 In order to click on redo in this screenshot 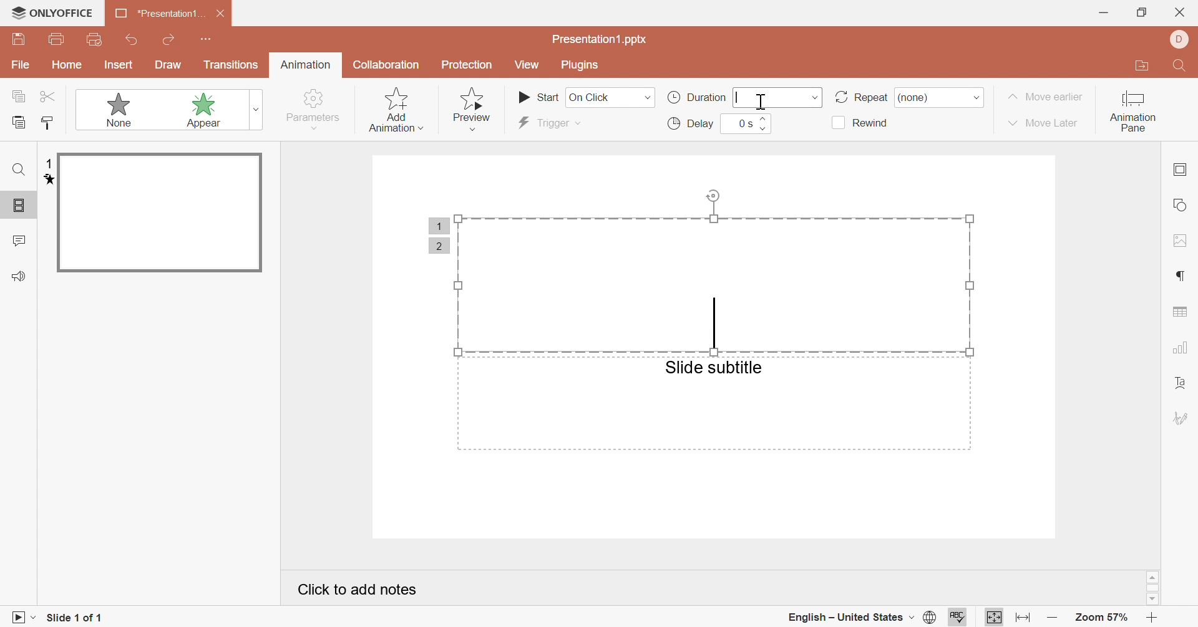, I will do `click(170, 39)`.